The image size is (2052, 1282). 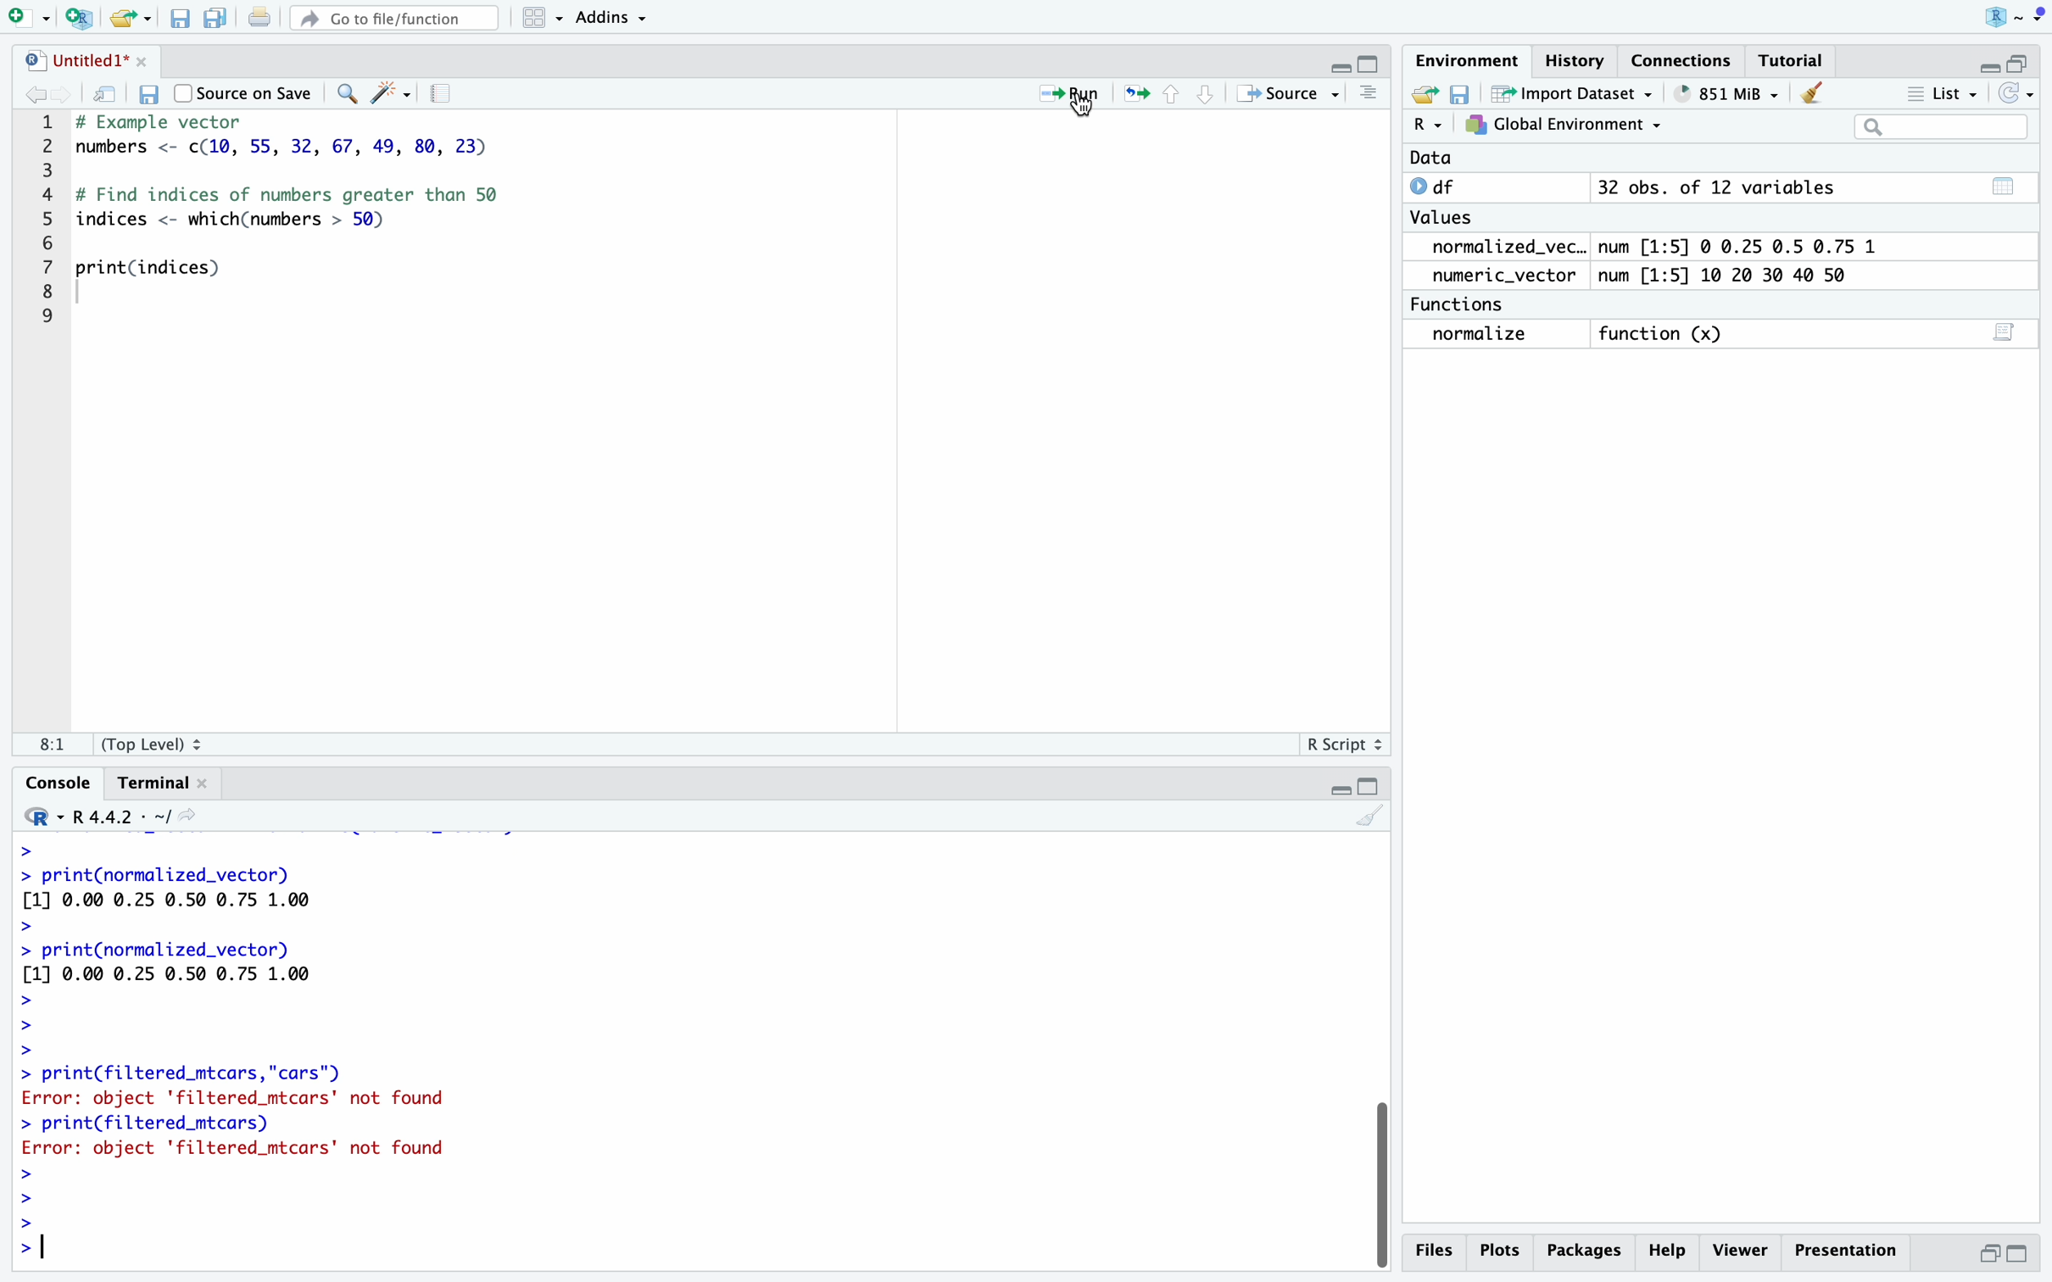 I want to click on num [1:5] © 0.25 0.5 0.75 1, so click(x=1749, y=243).